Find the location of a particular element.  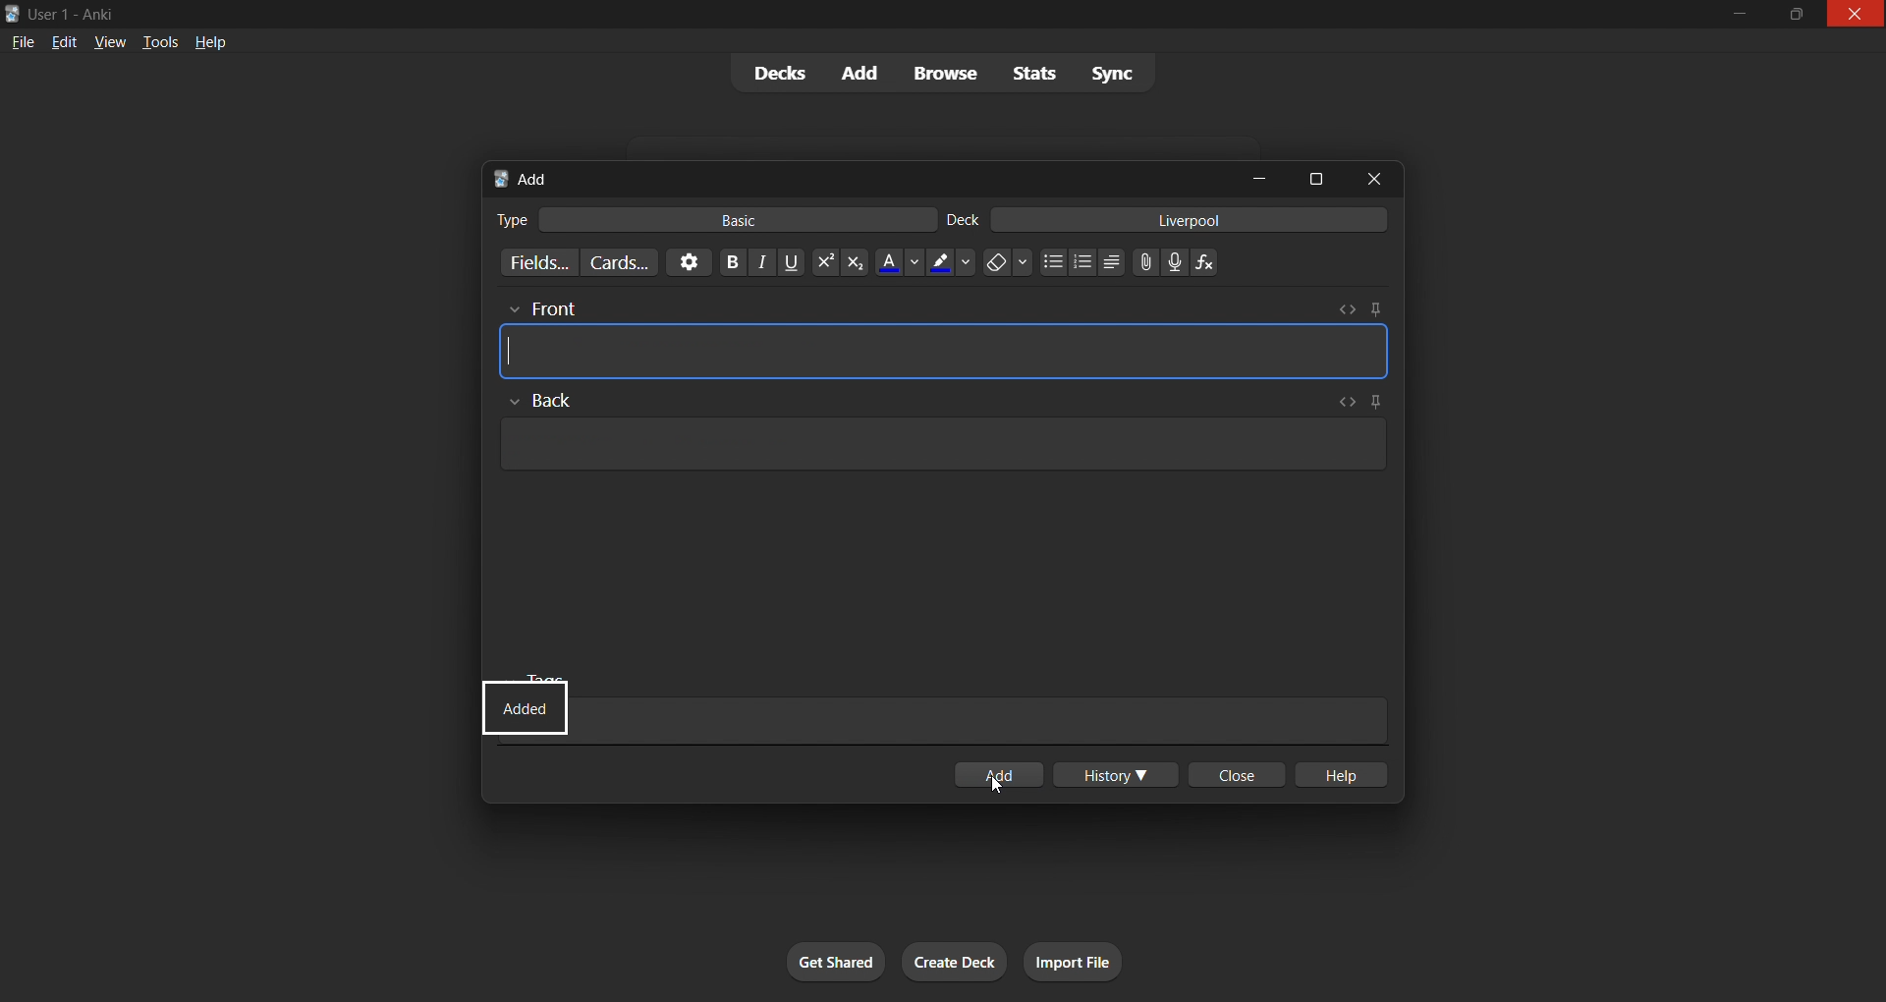

decks is located at coordinates (774, 74).